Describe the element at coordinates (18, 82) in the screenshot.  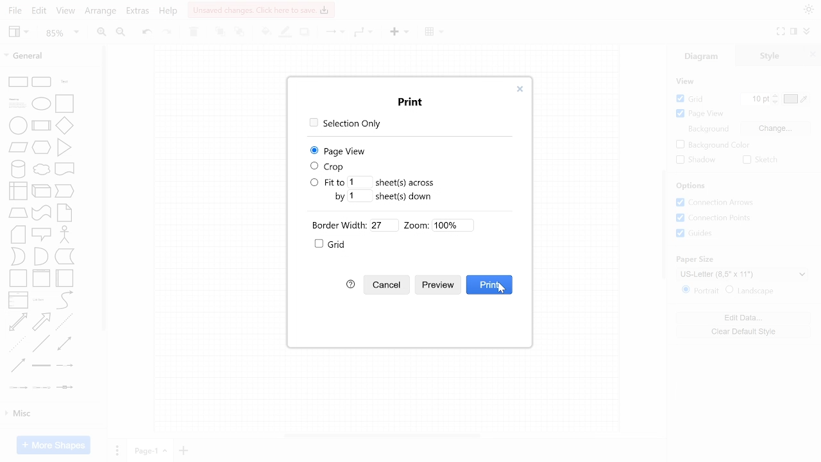
I see `Rectangle` at that location.